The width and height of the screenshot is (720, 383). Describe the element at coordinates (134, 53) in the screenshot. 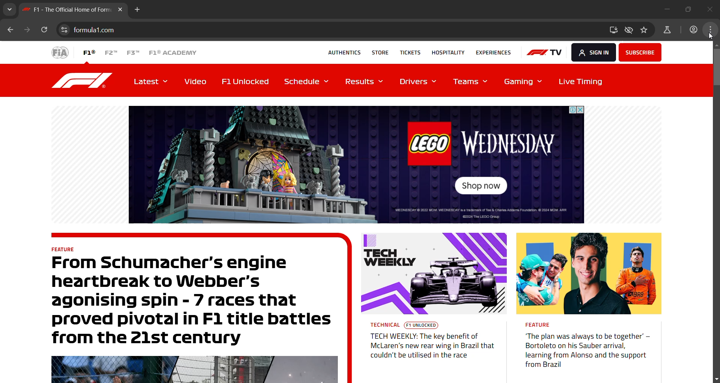

I see `F3™` at that location.